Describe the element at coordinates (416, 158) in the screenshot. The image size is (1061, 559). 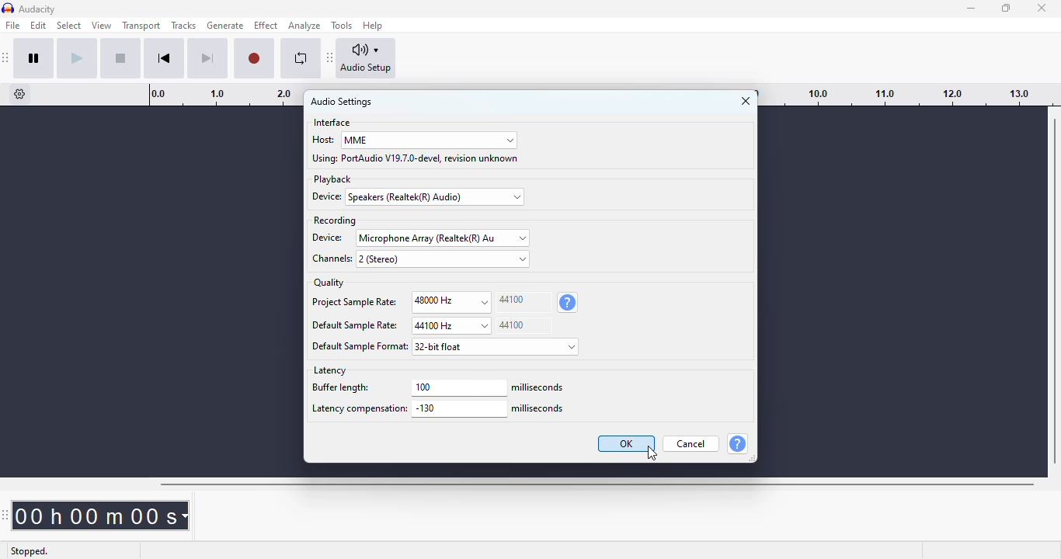
I see `Using: PortAudio V19.7.0-devel, revision unknown` at that location.